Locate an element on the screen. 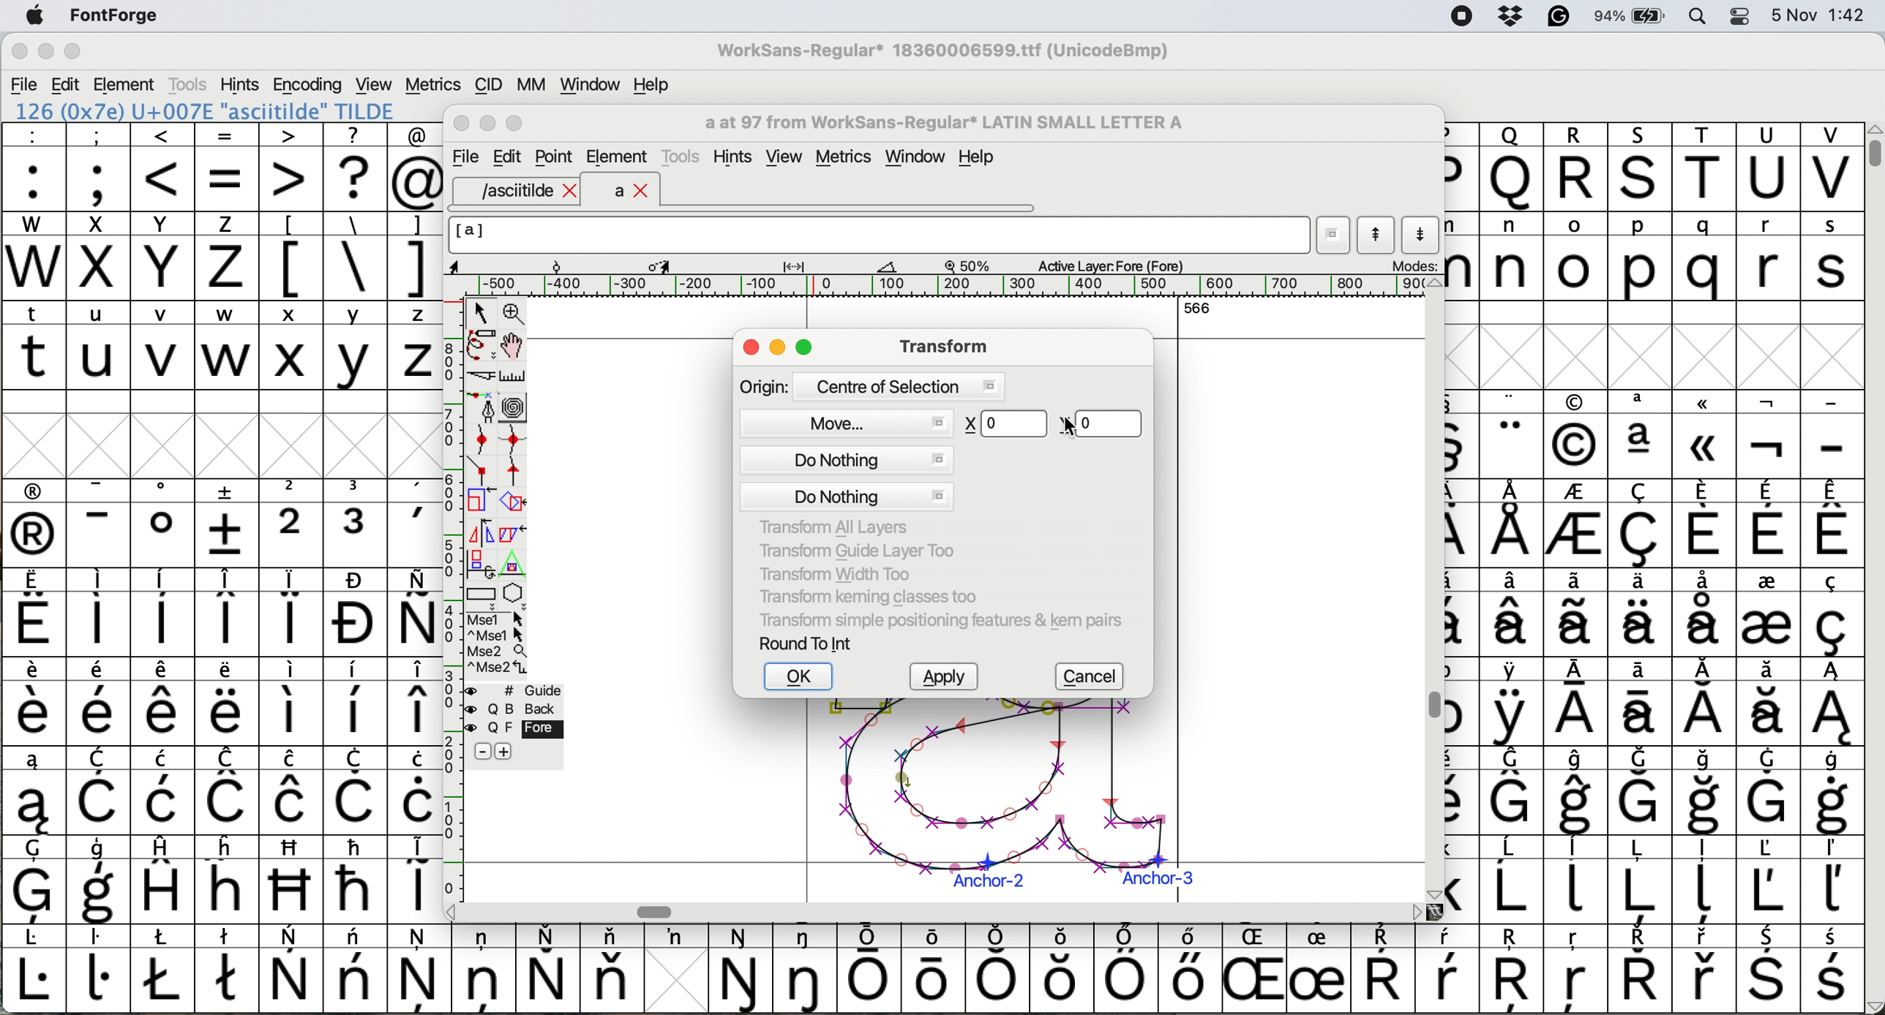 The height and width of the screenshot is (1015, 1885). Maximise is located at coordinates (517, 124).